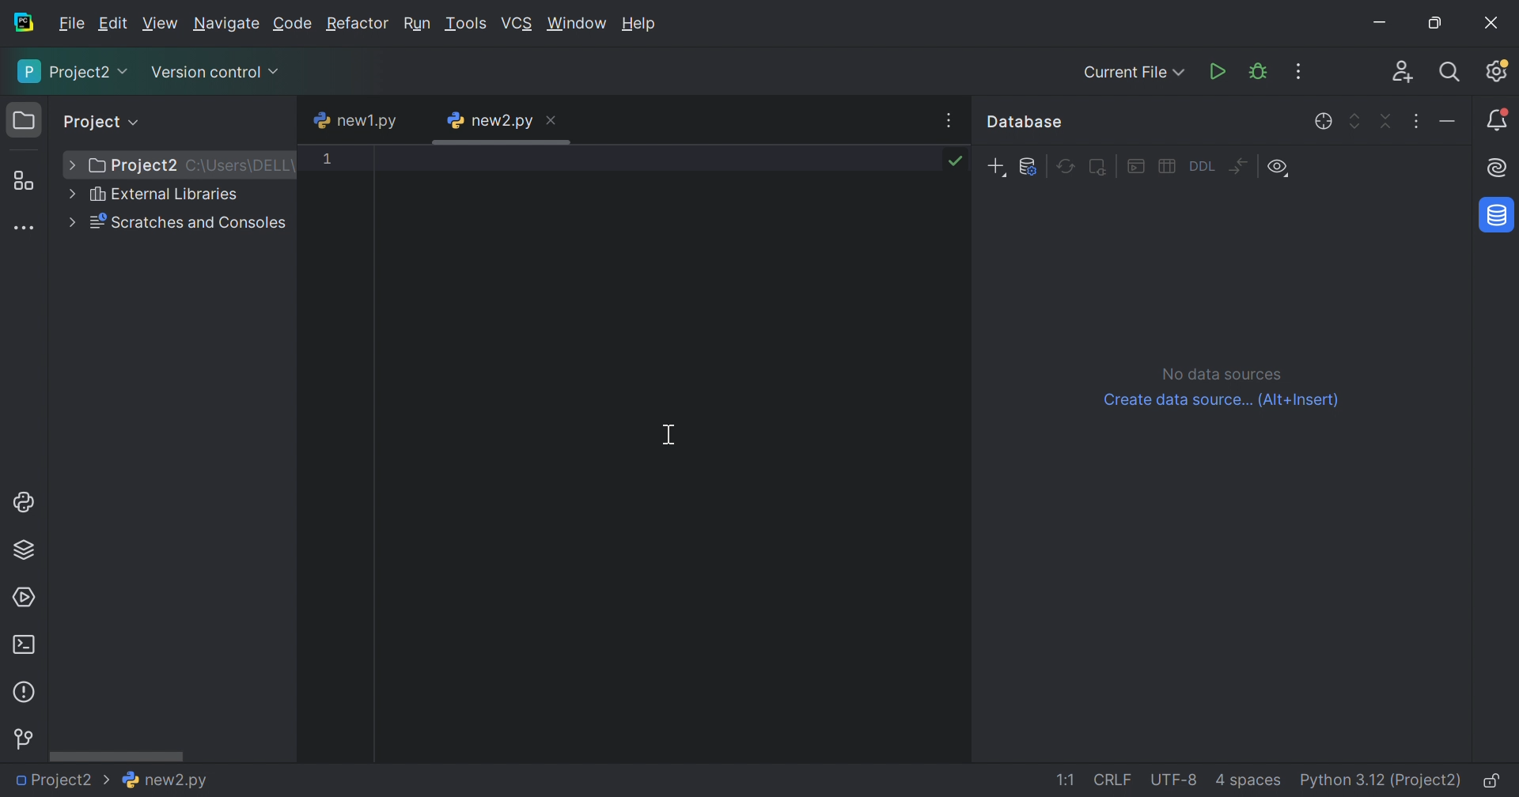 The height and width of the screenshot is (797, 1519). Describe the element at coordinates (327, 161) in the screenshot. I see `1` at that location.